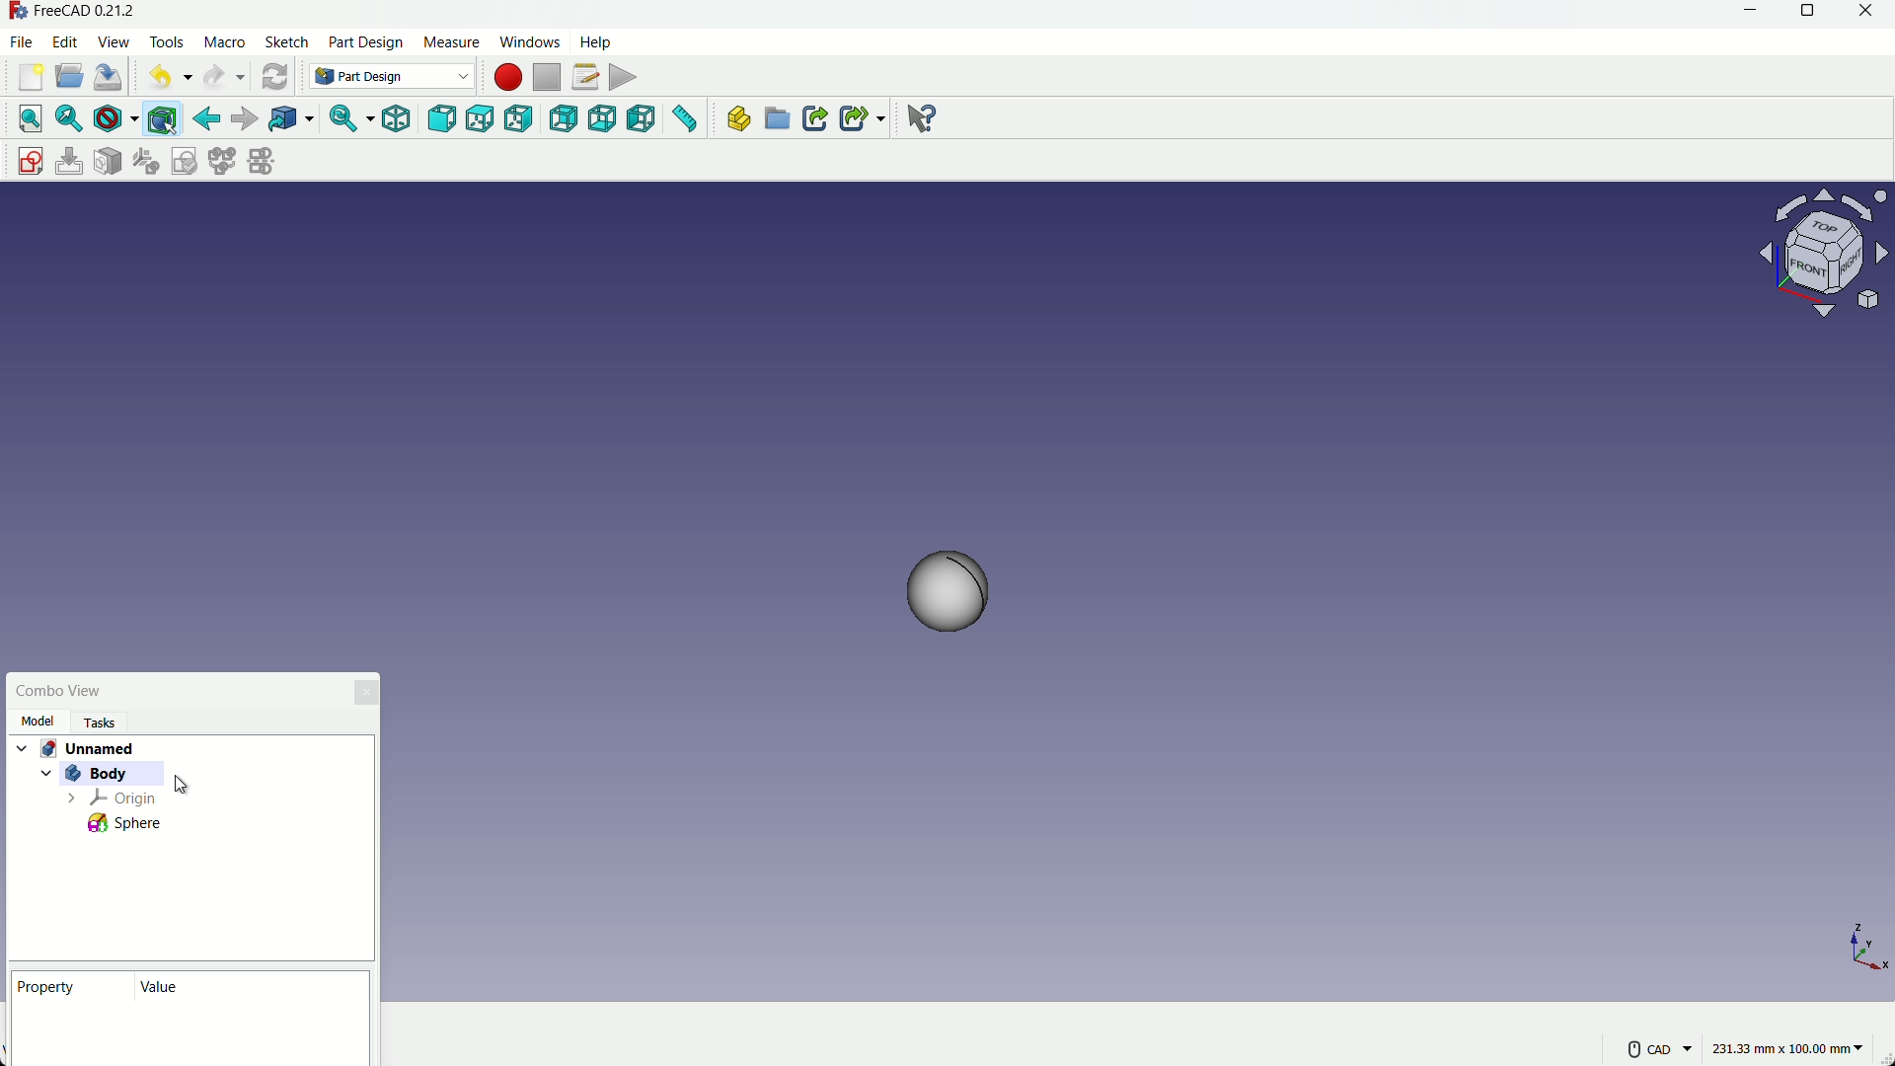 The height and width of the screenshot is (1066, 1895). I want to click on back, so click(206, 118).